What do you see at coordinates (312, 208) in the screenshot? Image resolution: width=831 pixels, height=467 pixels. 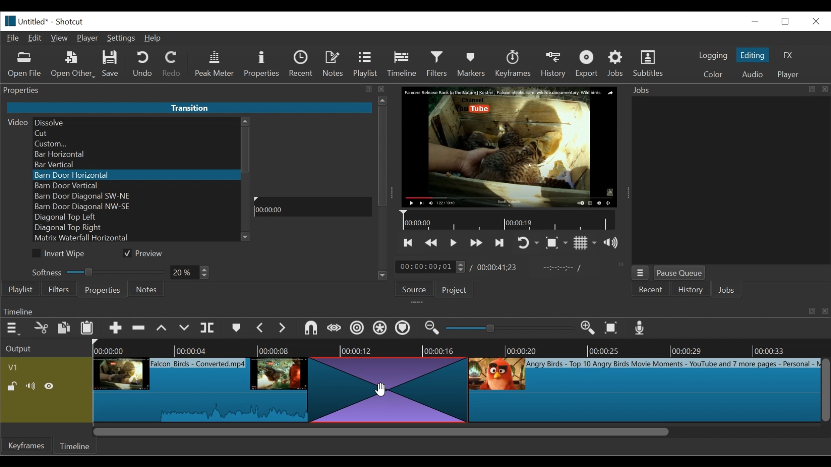 I see `Timeline` at bounding box center [312, 208].